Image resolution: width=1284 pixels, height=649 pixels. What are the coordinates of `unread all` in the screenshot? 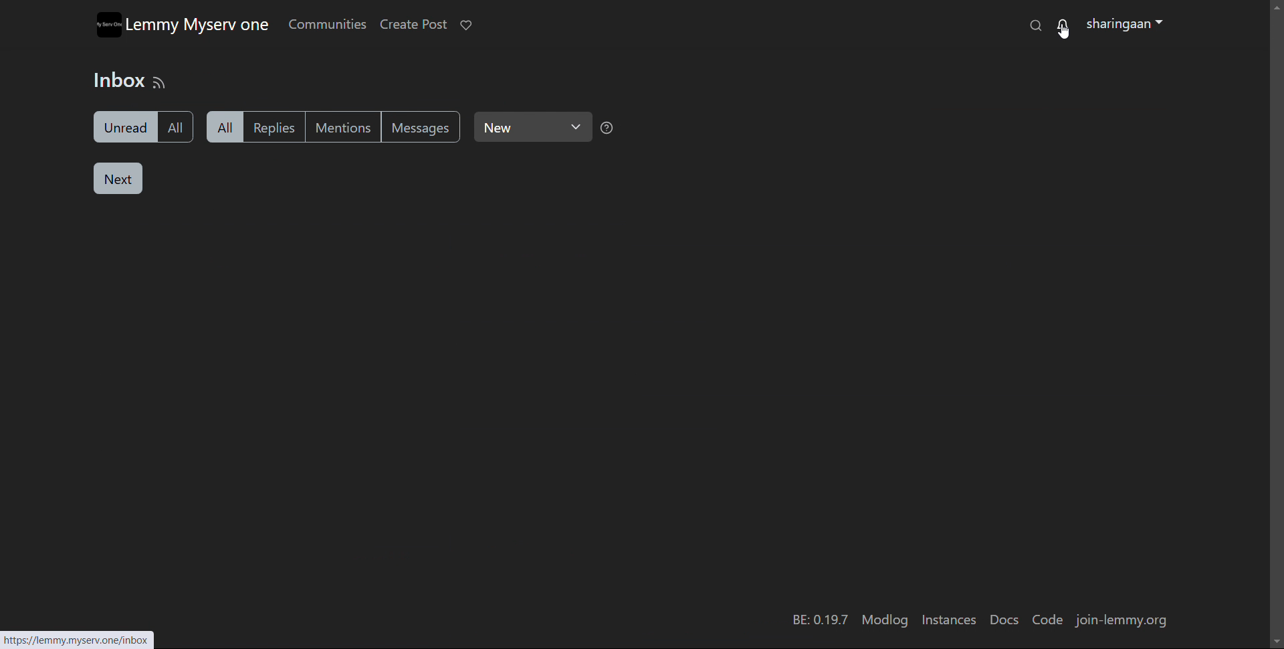 It's located at (140, 126).